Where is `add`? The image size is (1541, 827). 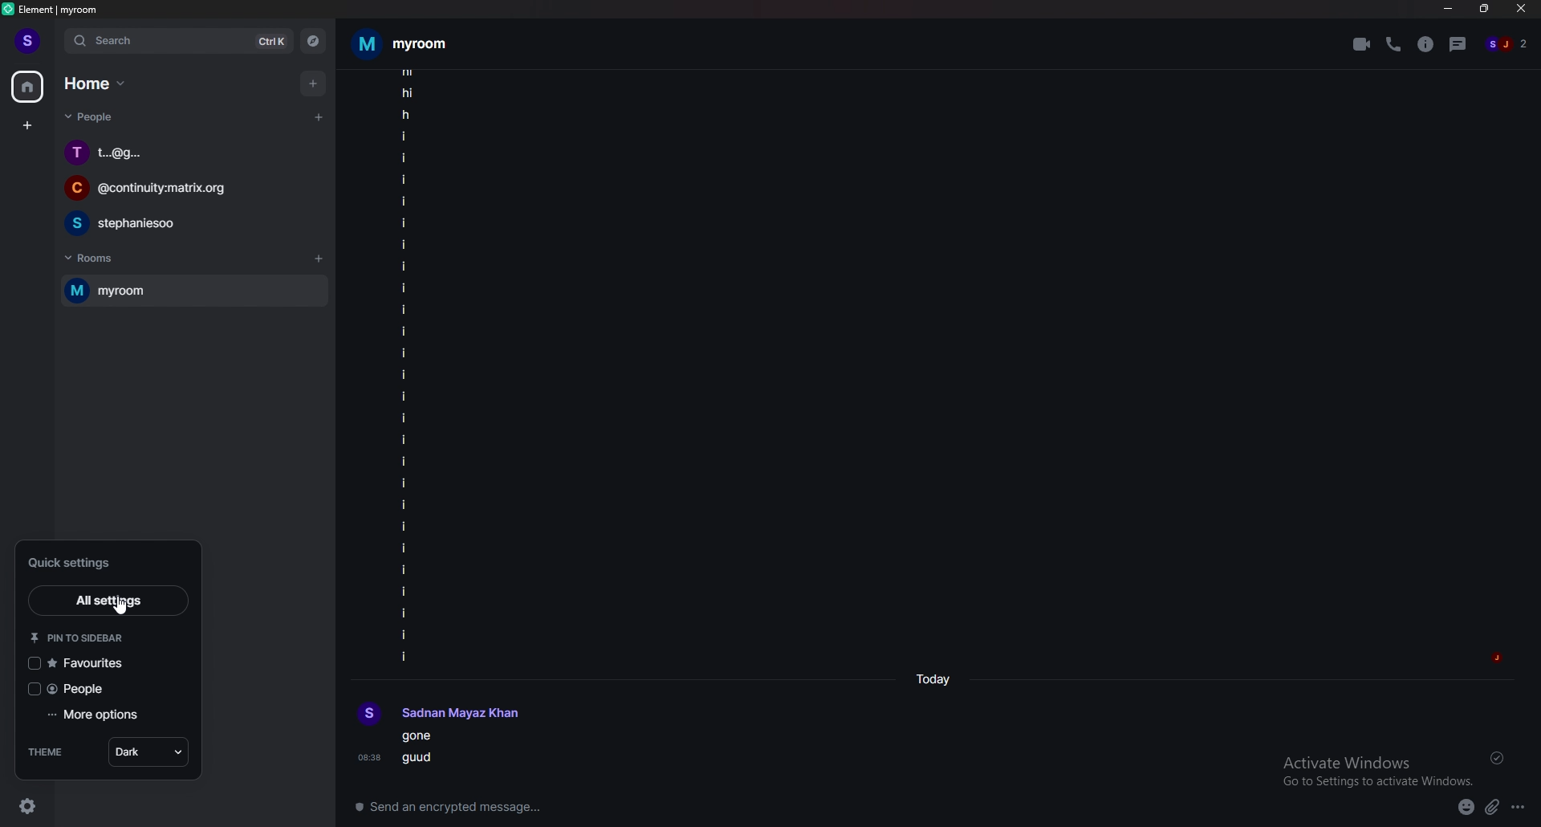 add is located at coordinates (315, 83).